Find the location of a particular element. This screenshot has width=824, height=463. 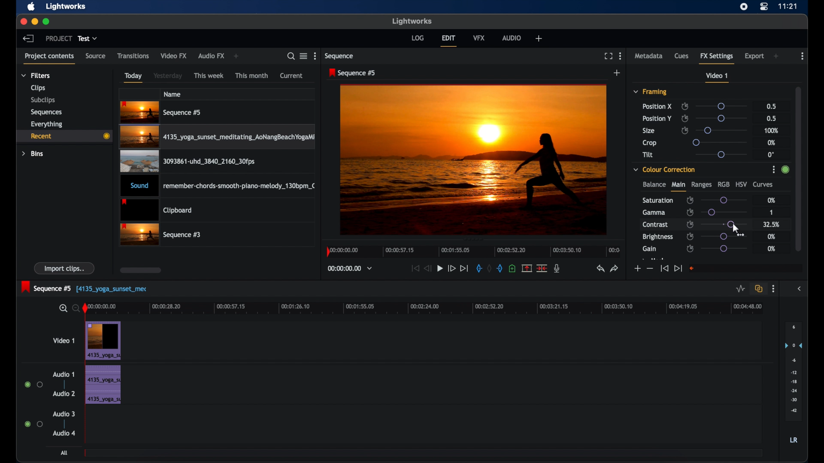

audio 2 is located at coordinates (64, 393).